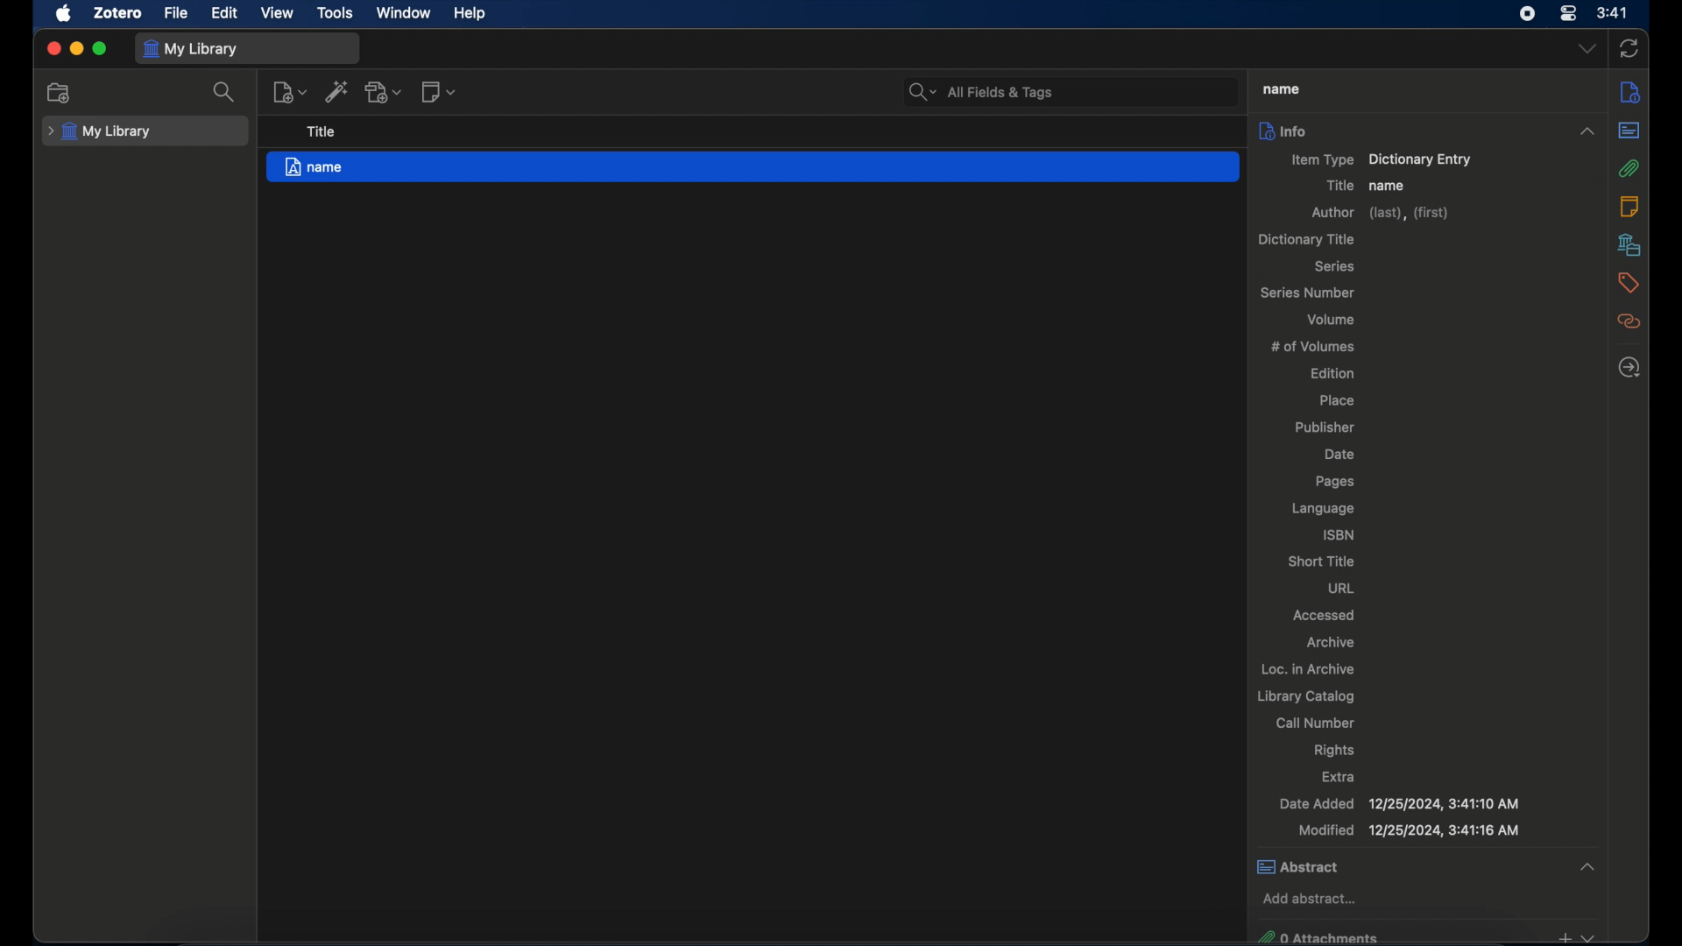  Describe the element at coordinates (1629, 48) in the screenshot. I see `sync` at that location.